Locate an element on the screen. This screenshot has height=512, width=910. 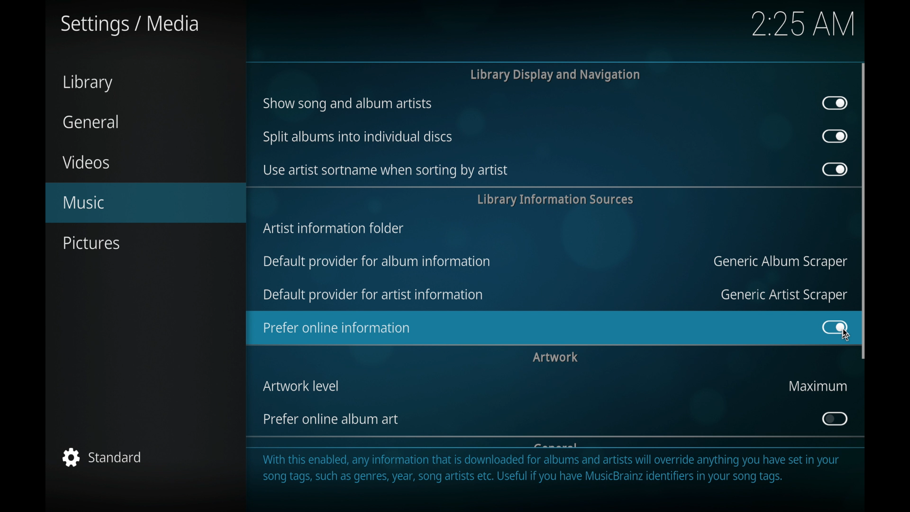
standard is located at coordinates (104, 457).